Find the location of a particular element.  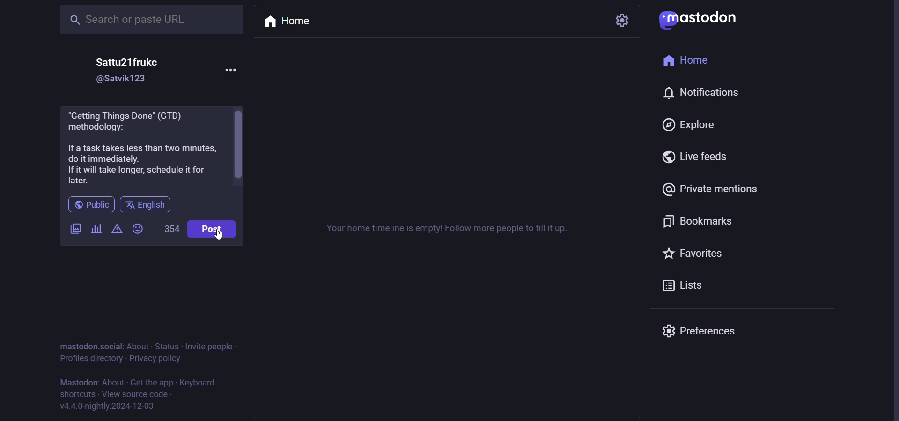

privacy policy is located at coordinates (155, 359).